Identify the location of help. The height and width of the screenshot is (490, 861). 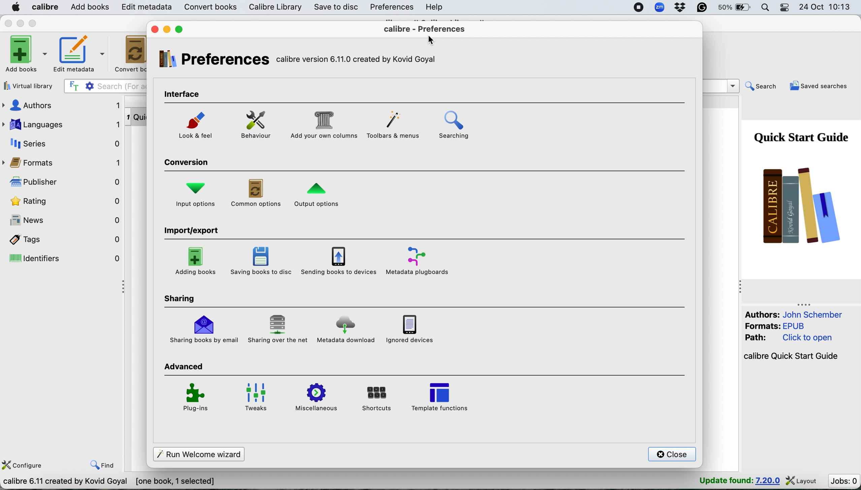
(437, 7).